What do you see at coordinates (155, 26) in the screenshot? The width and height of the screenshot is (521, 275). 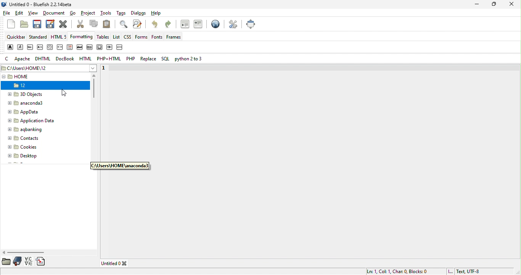 I see `undo` at bounding box center [155, 26].